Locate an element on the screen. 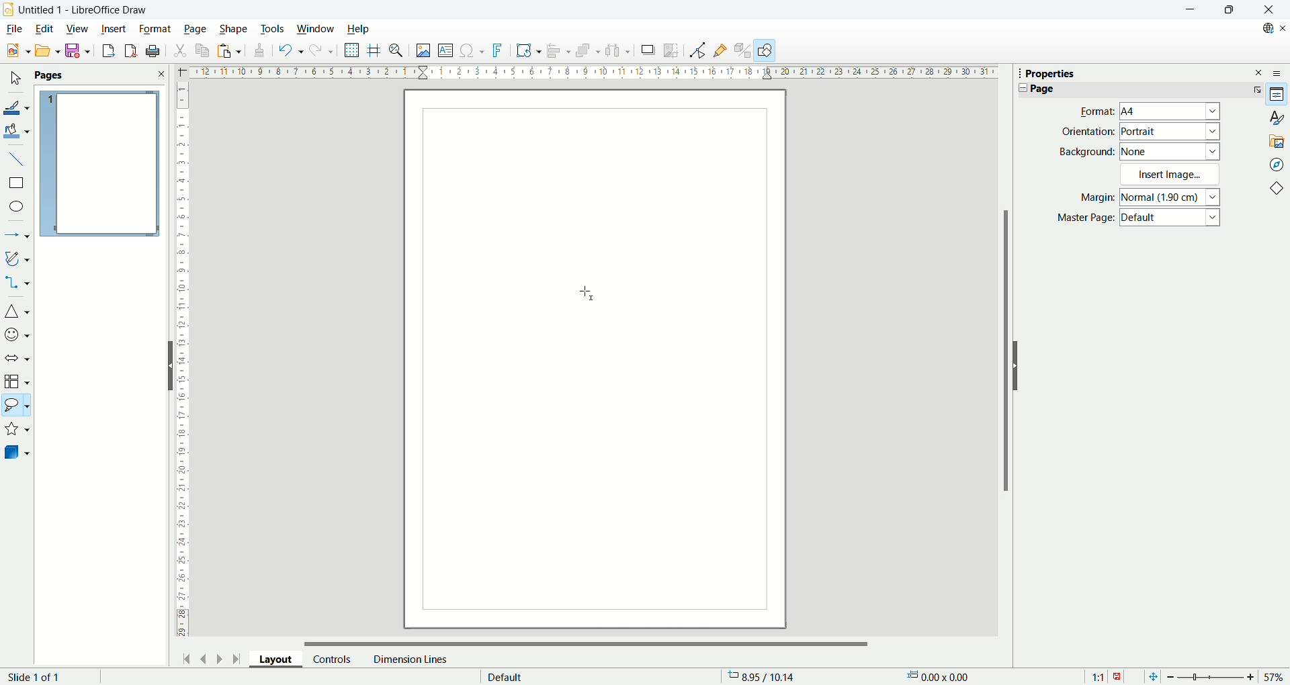  More Options is located at coordinates (1254, 89).